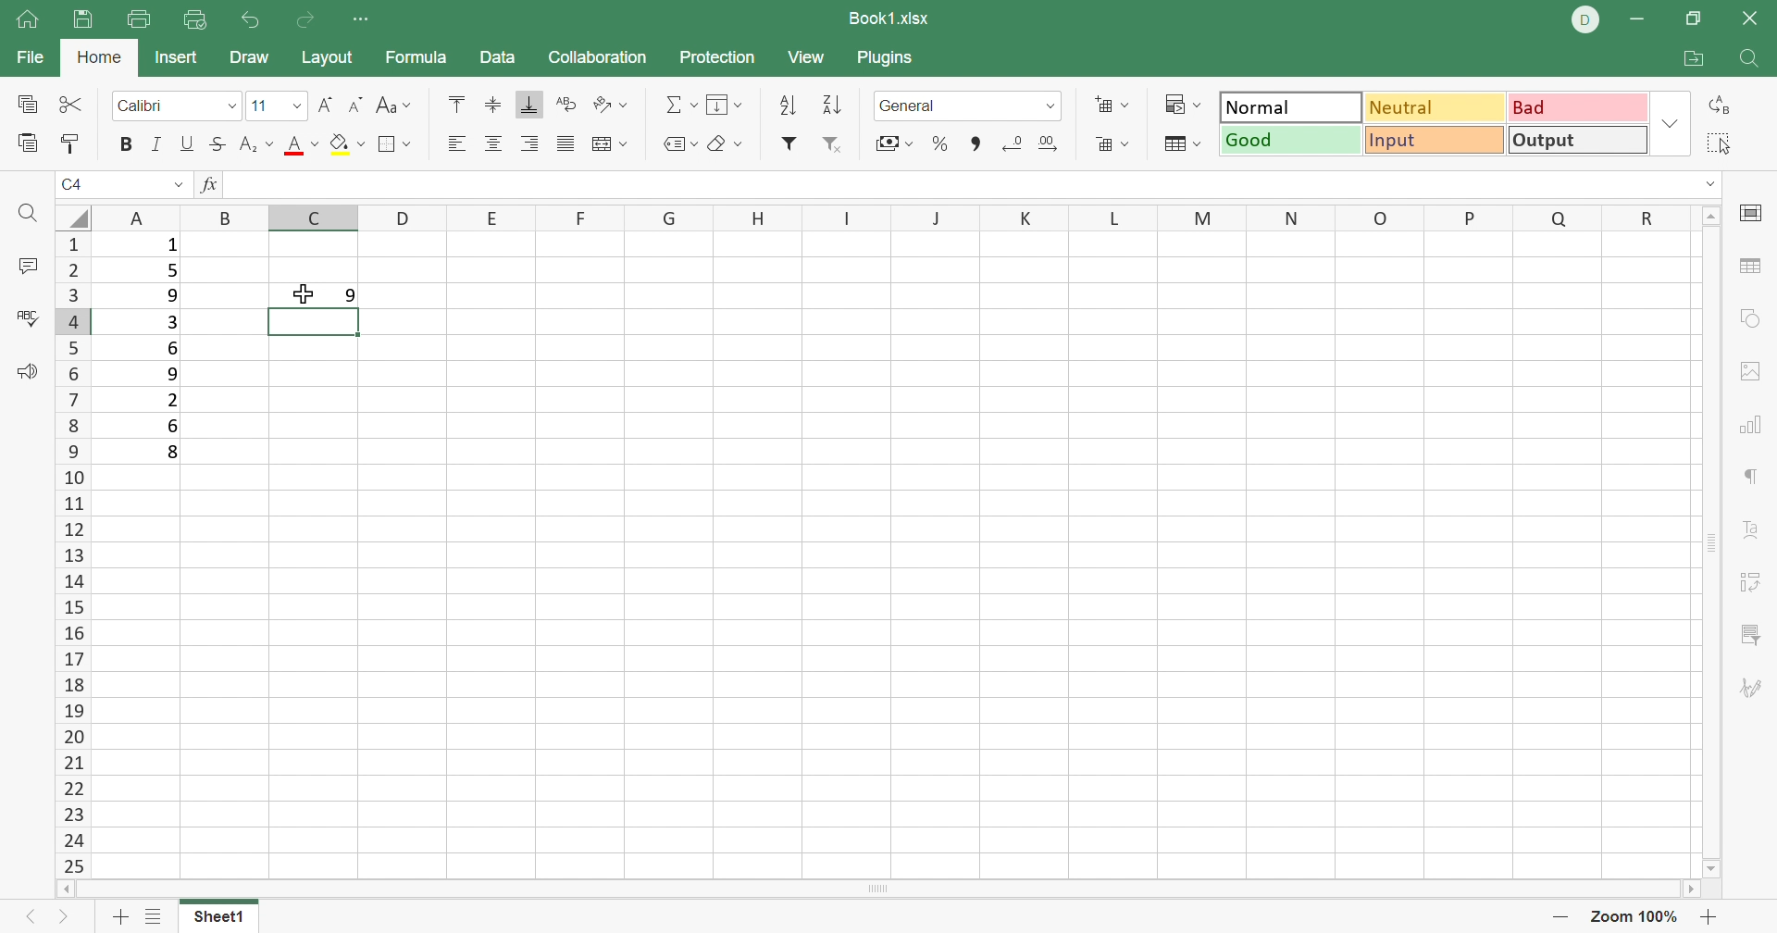  What do you see at coordinates (1746, 636) in the screenshot?
I see `Slicer settings` at bounding box center [1746, 636].